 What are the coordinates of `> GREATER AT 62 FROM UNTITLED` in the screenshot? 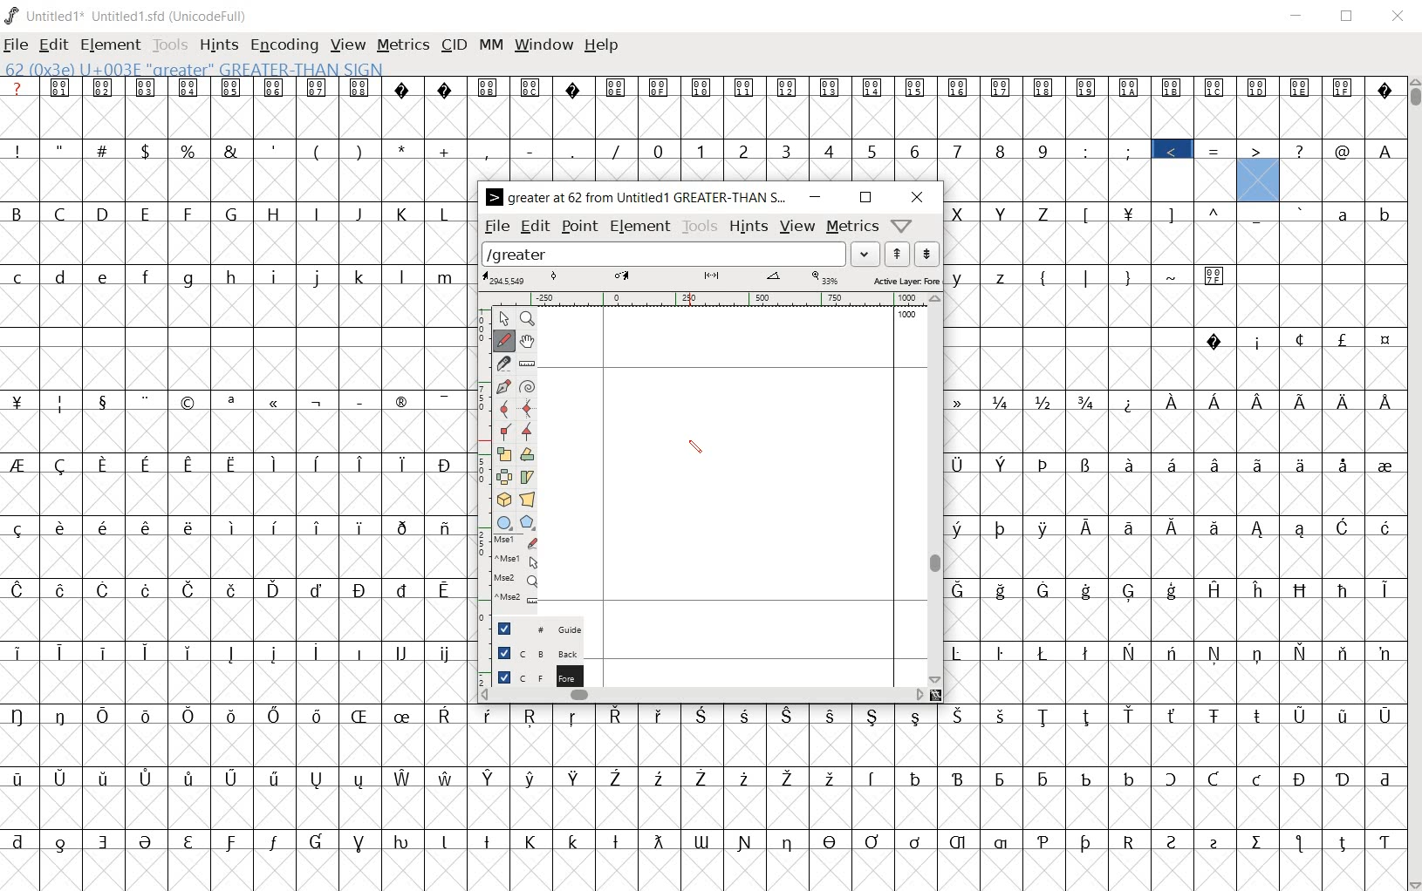 It's located at (636, 197).